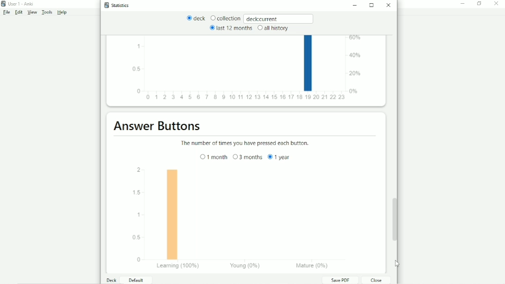 The width and height of the screenshot is (505, 284). What do you see at coordinates (357, 6) in the screenshot?
I see `Minimize` at bounding box center [357, 6].